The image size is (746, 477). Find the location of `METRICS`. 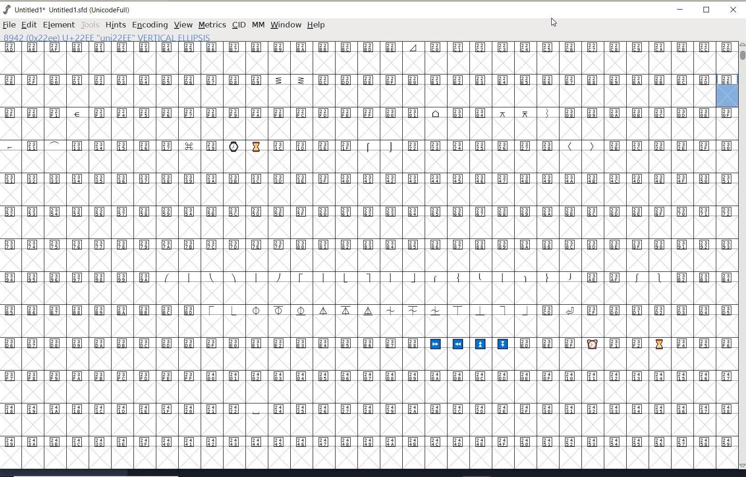

METRICS is located at coordinates (212, 25).